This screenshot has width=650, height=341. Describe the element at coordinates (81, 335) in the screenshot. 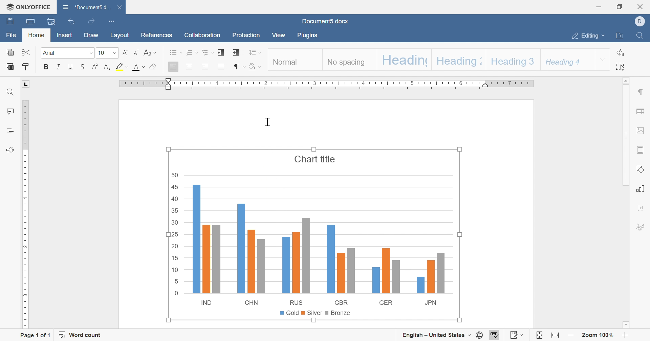

I see `word count` at that location.